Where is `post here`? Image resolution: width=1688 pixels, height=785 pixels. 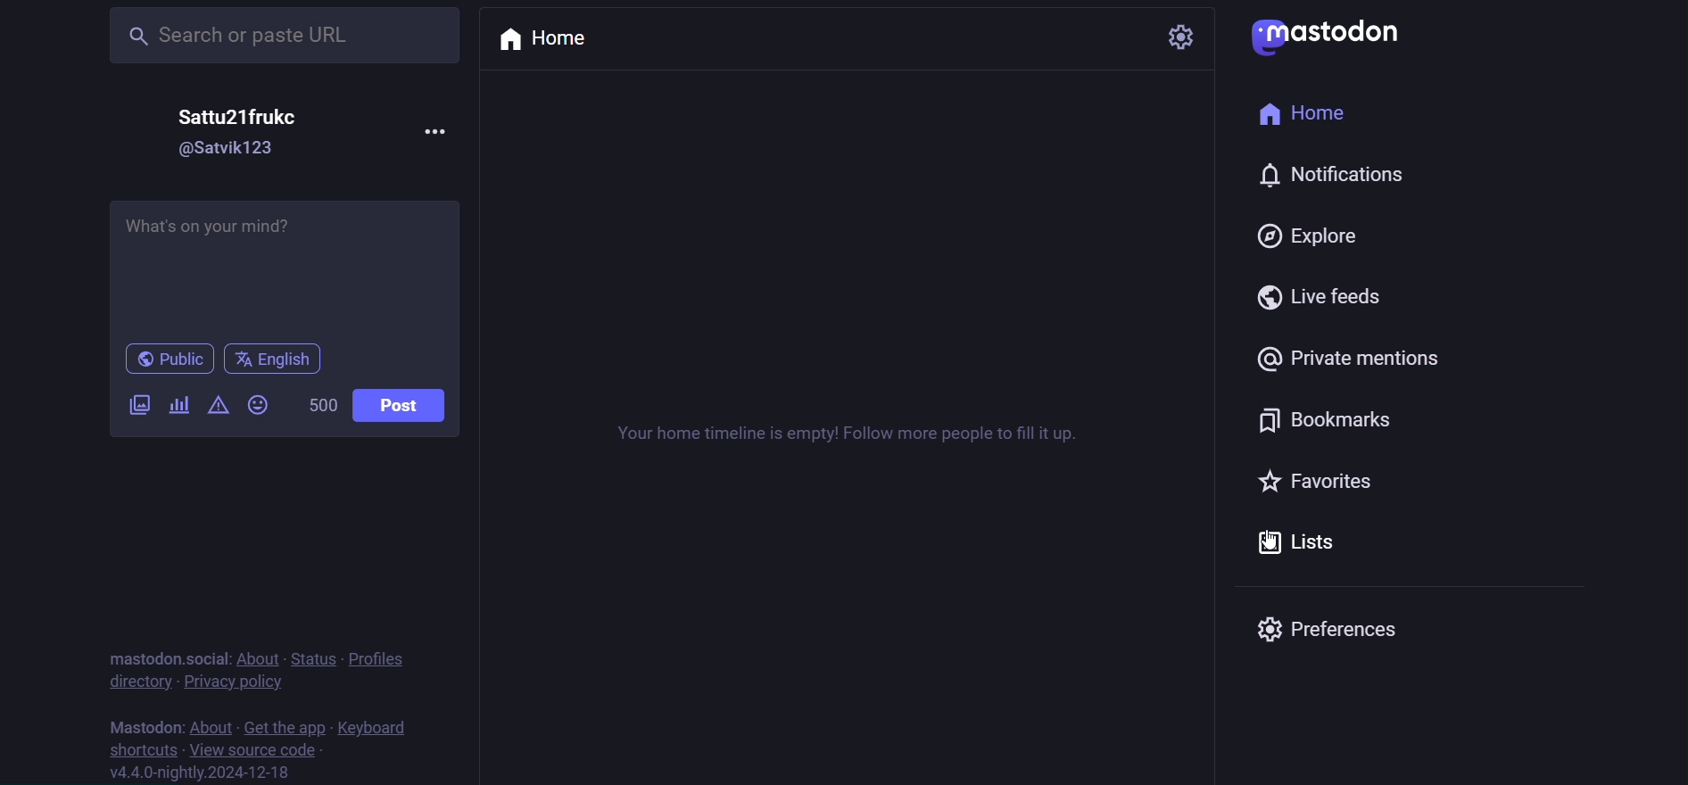
post here is located at coordinates (287, 265).